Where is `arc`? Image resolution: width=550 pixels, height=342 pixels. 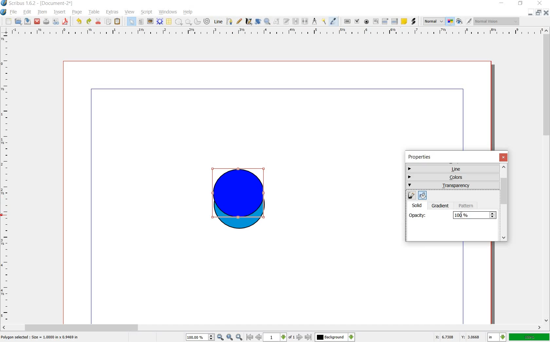 arc is located at coordinates (197, 22).